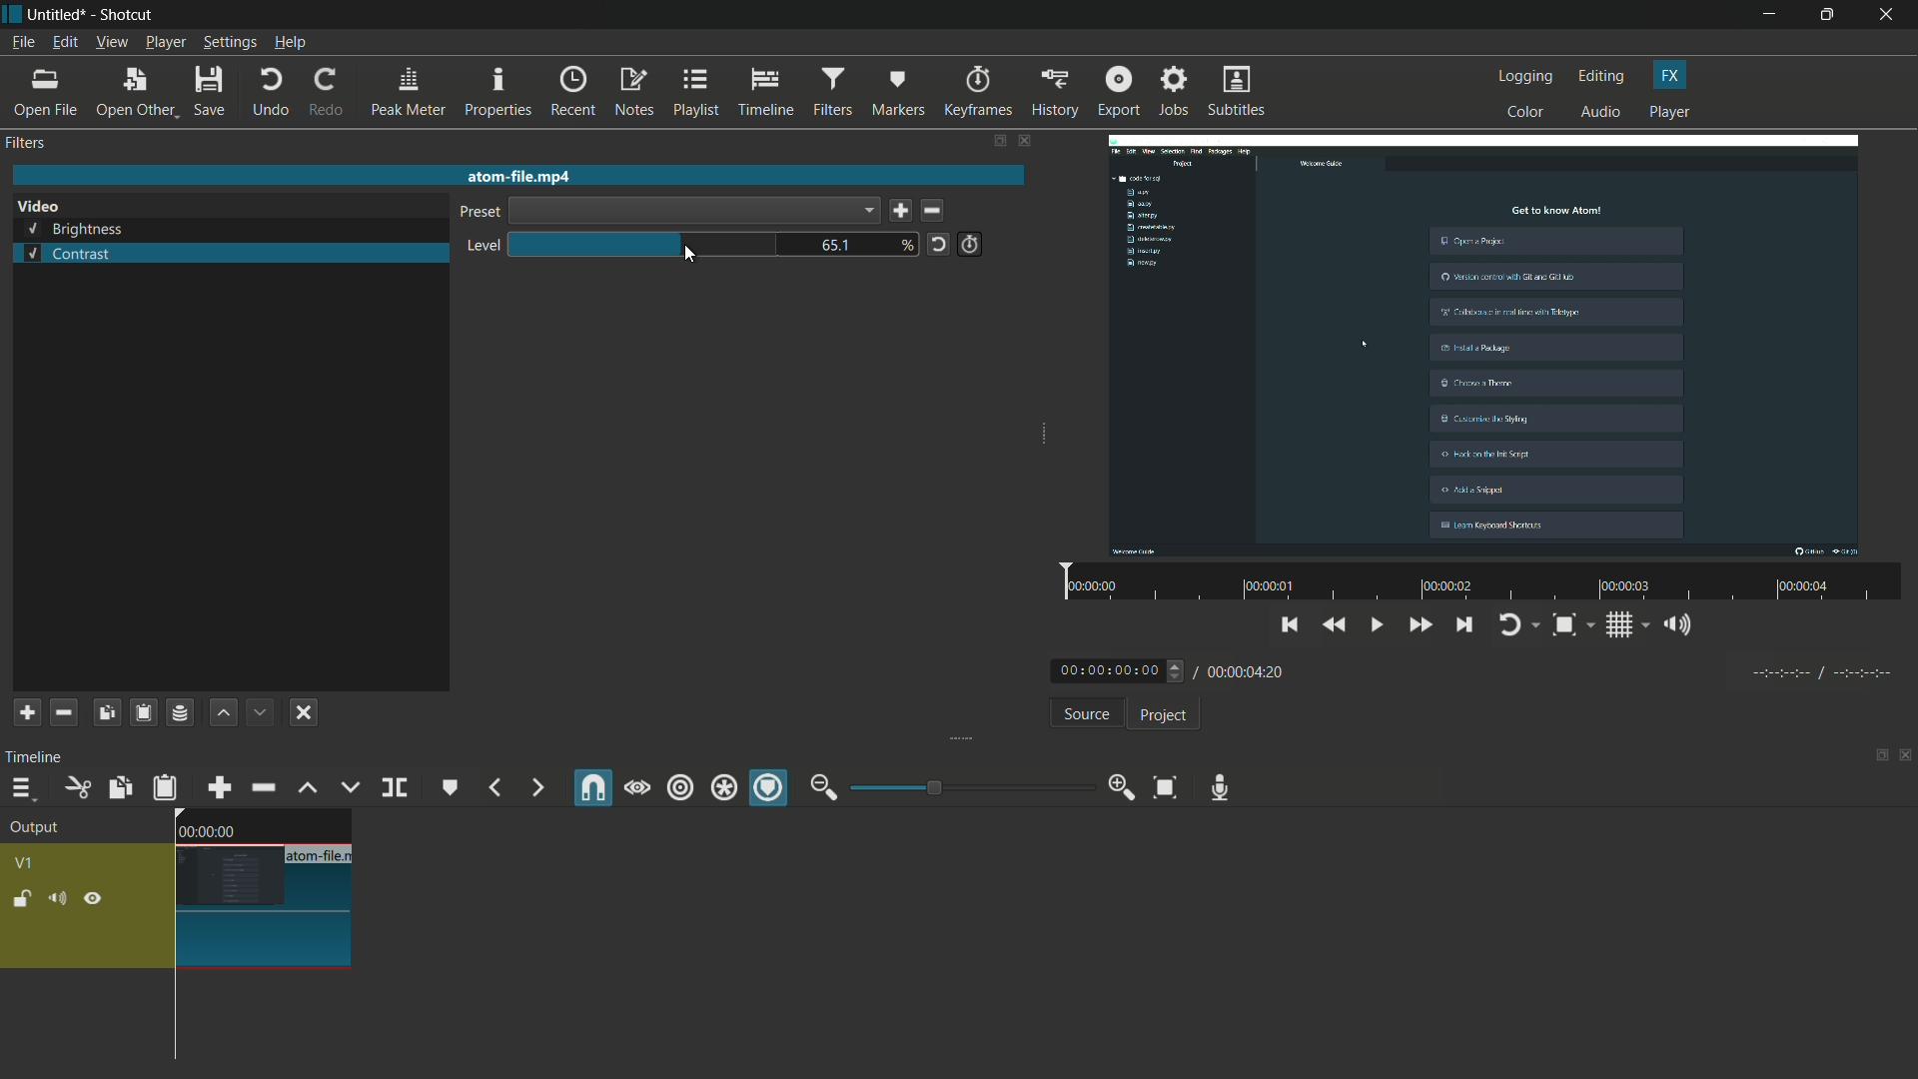 The height and width of the screenshot is (1079, 1918). What do you see at coordinates (1117, 91) in the screenshot?
I see `export` at bounding box center [1117, 91].